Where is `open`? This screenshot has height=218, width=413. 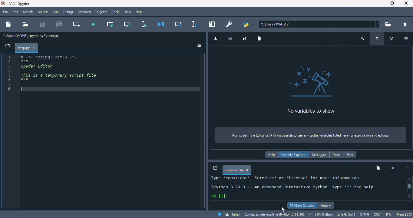
open is located at coordinates (25, 25).